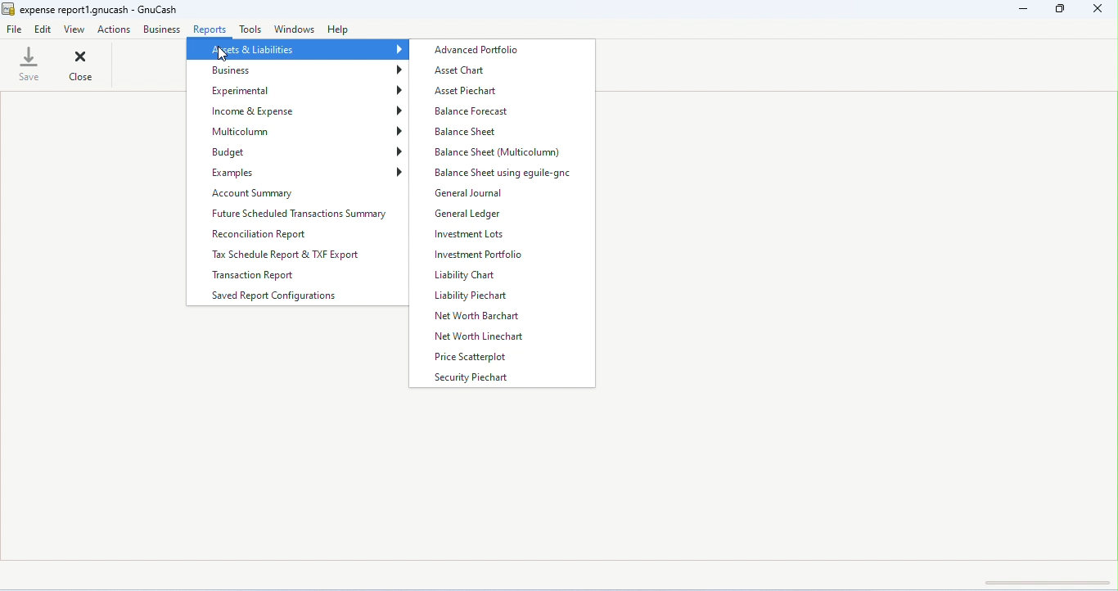  What do you see at coordinates (298, 213) in the screenshot?
I see `future scheduled transactions summary` at bounding box center [298, 213].